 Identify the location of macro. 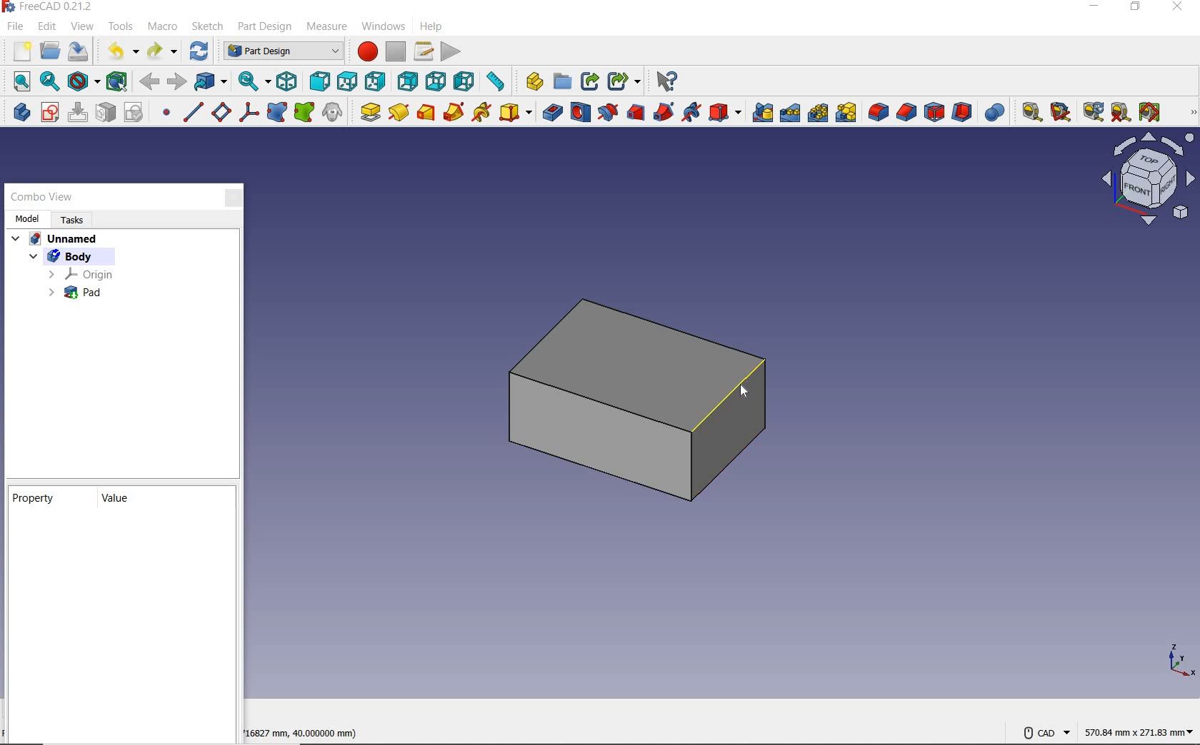
(165, 28).